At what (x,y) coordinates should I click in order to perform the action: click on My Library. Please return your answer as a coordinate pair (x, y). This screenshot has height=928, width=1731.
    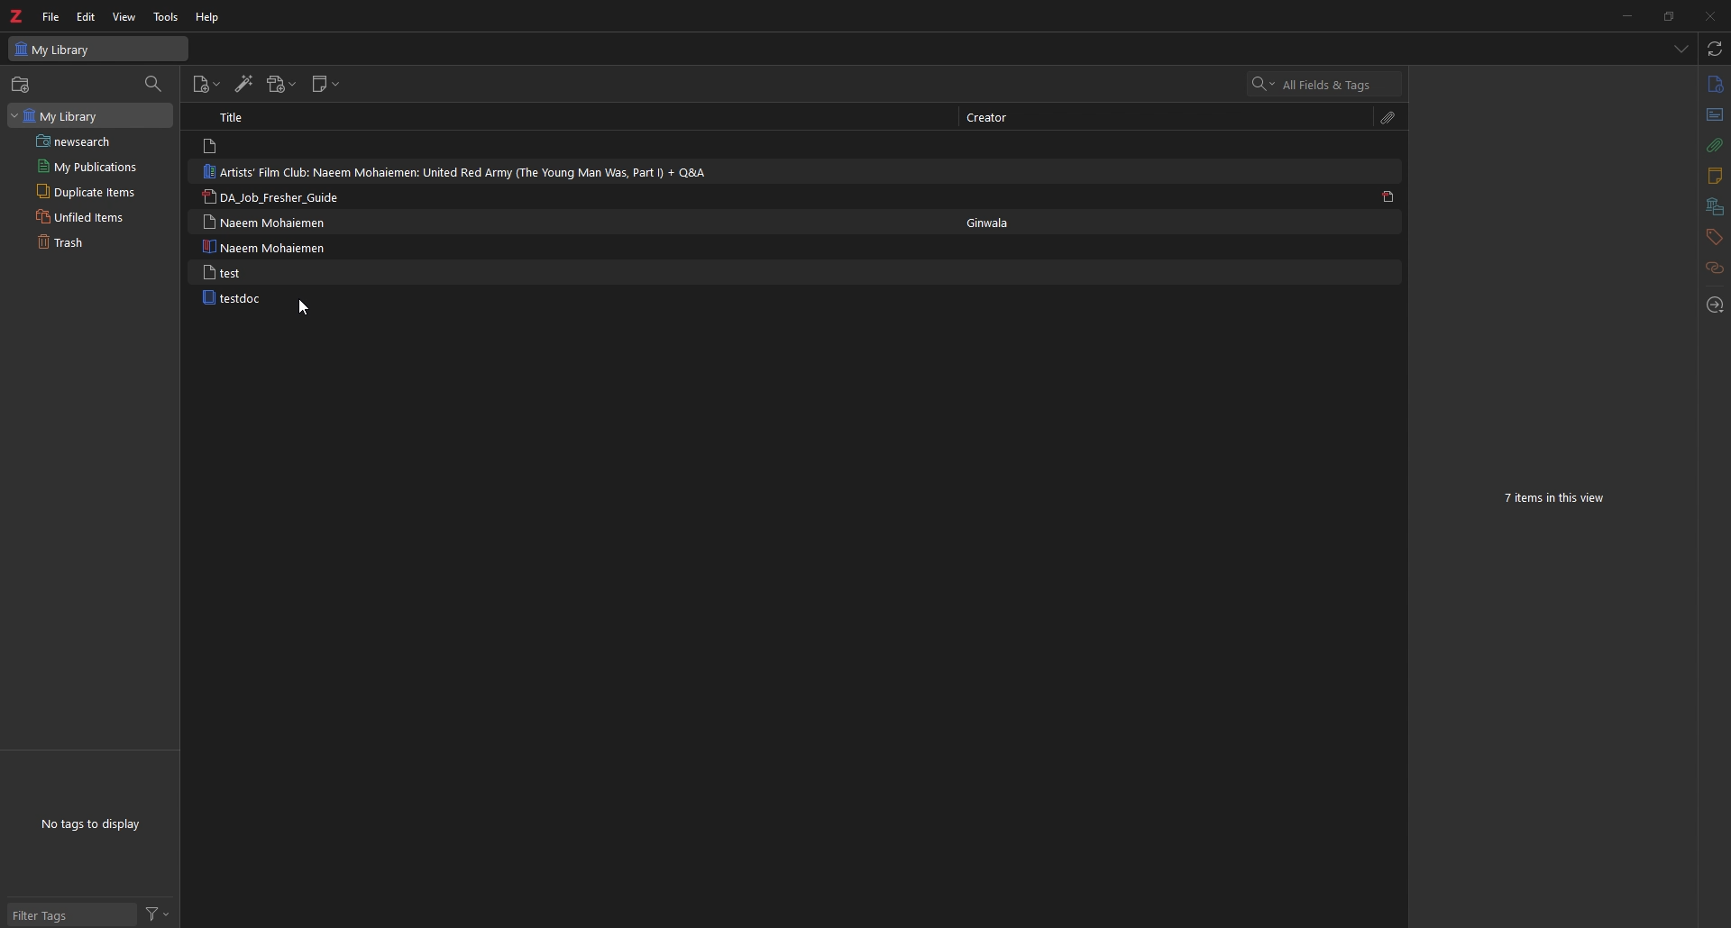
    Looking at the image, I should click on (98, 50).